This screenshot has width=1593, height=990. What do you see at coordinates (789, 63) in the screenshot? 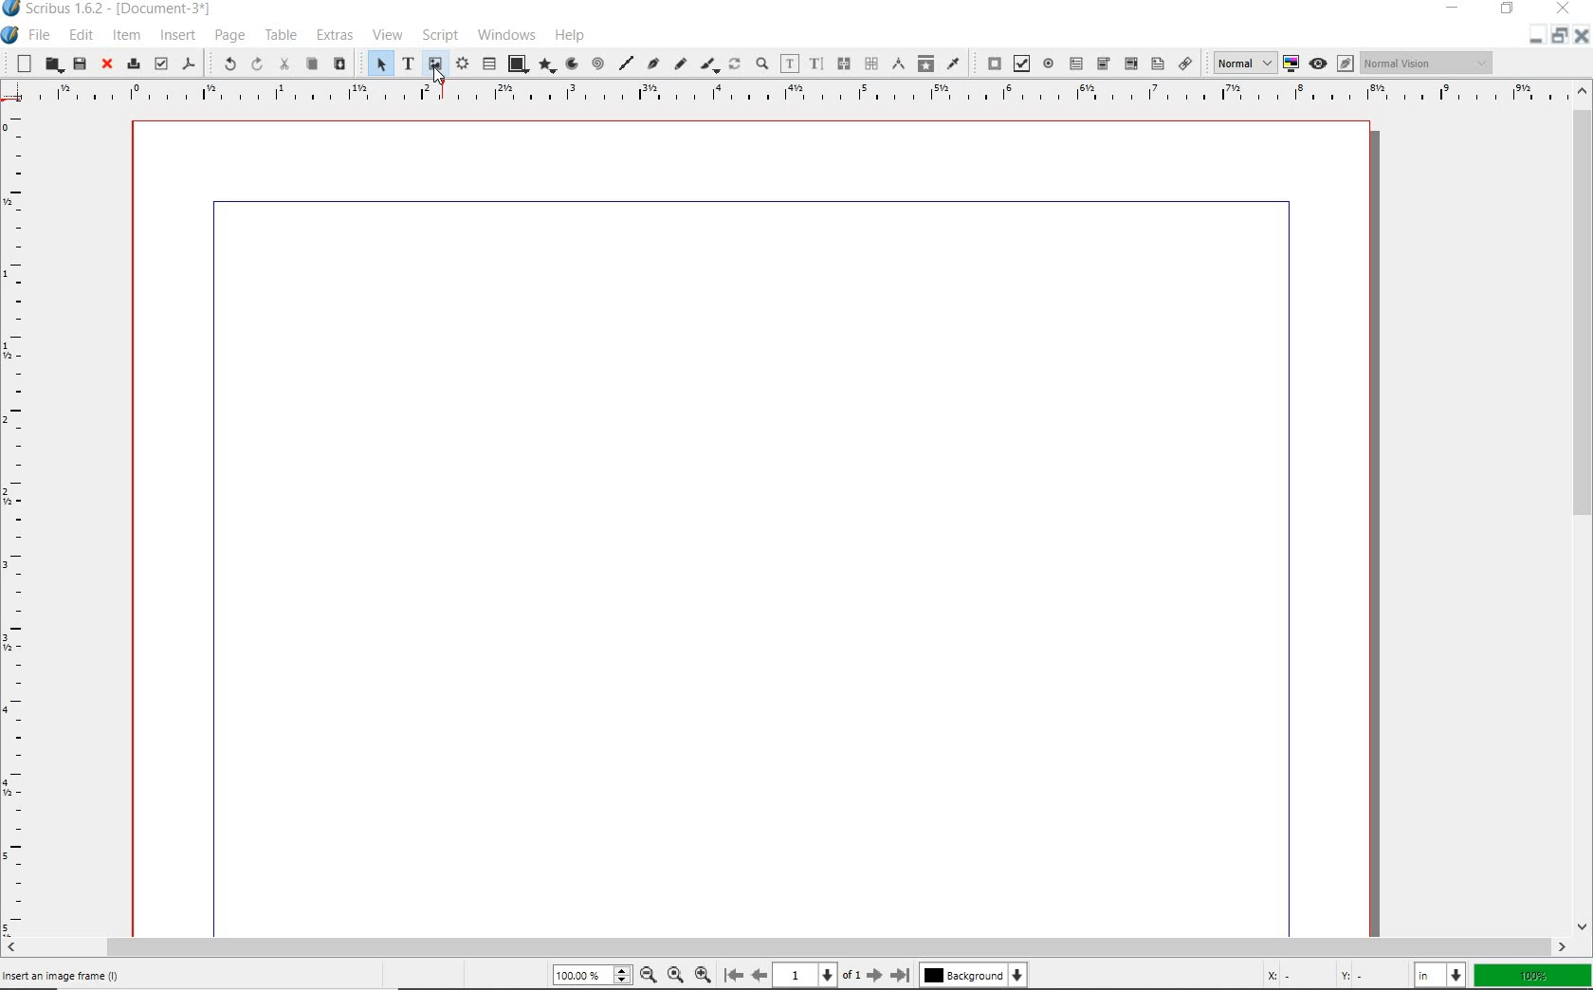
I see `edit contents of frame` at bounding box center [789, 63].